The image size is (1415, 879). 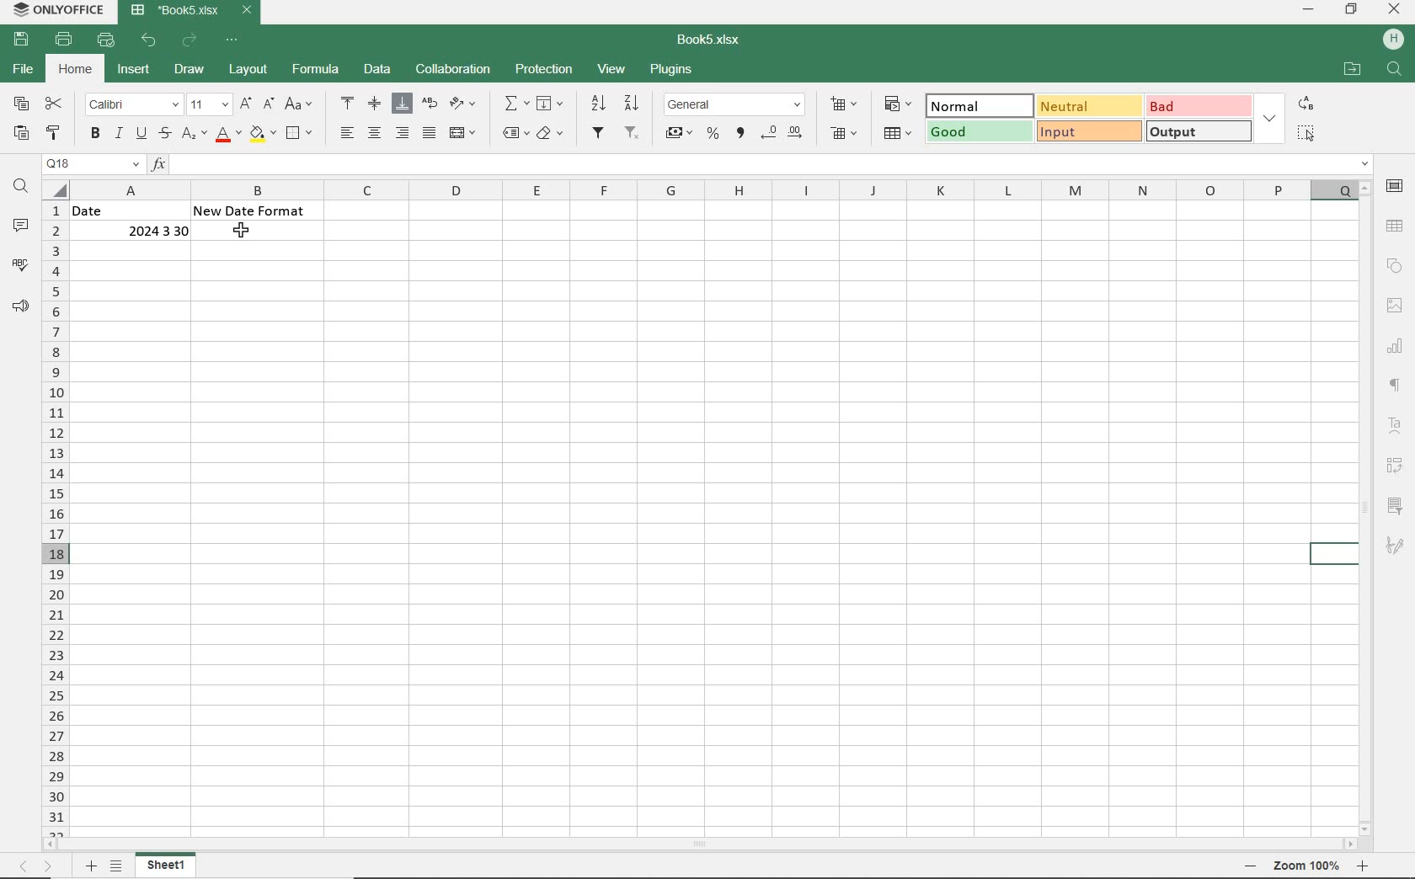 What do you see at coordinates (56, 133) in the screenshot?
I see `COPY STYLE` at bounding box center [56, 133].